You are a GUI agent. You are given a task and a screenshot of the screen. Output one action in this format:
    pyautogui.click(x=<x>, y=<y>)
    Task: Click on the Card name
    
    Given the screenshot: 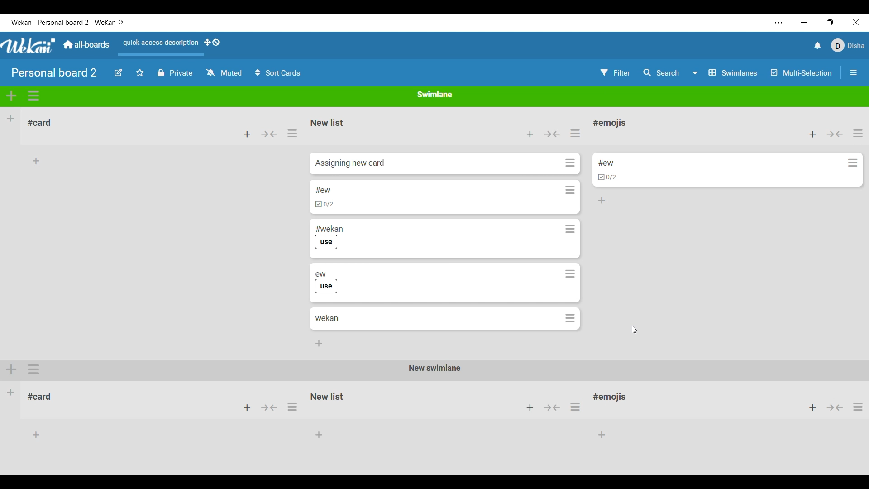 What is the action you would take?
    pyautogui.click(x=40, y=163)
    